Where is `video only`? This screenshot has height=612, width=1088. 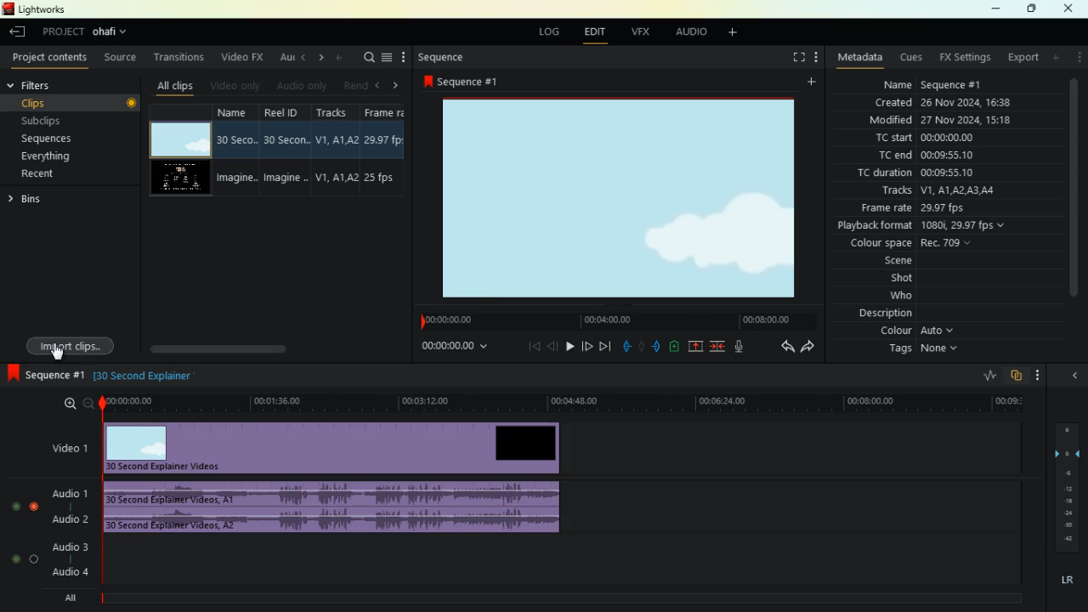 video only is located at coordinates (237, 86).